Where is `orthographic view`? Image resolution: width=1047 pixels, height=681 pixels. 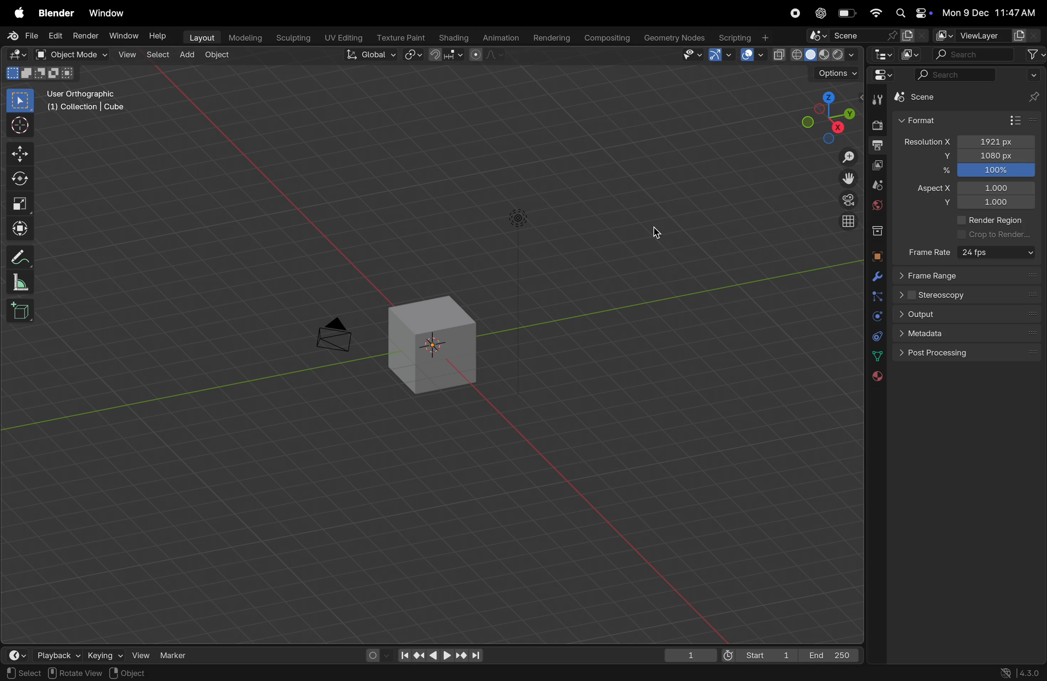
orthographic view is located at coordinates (846, 222).